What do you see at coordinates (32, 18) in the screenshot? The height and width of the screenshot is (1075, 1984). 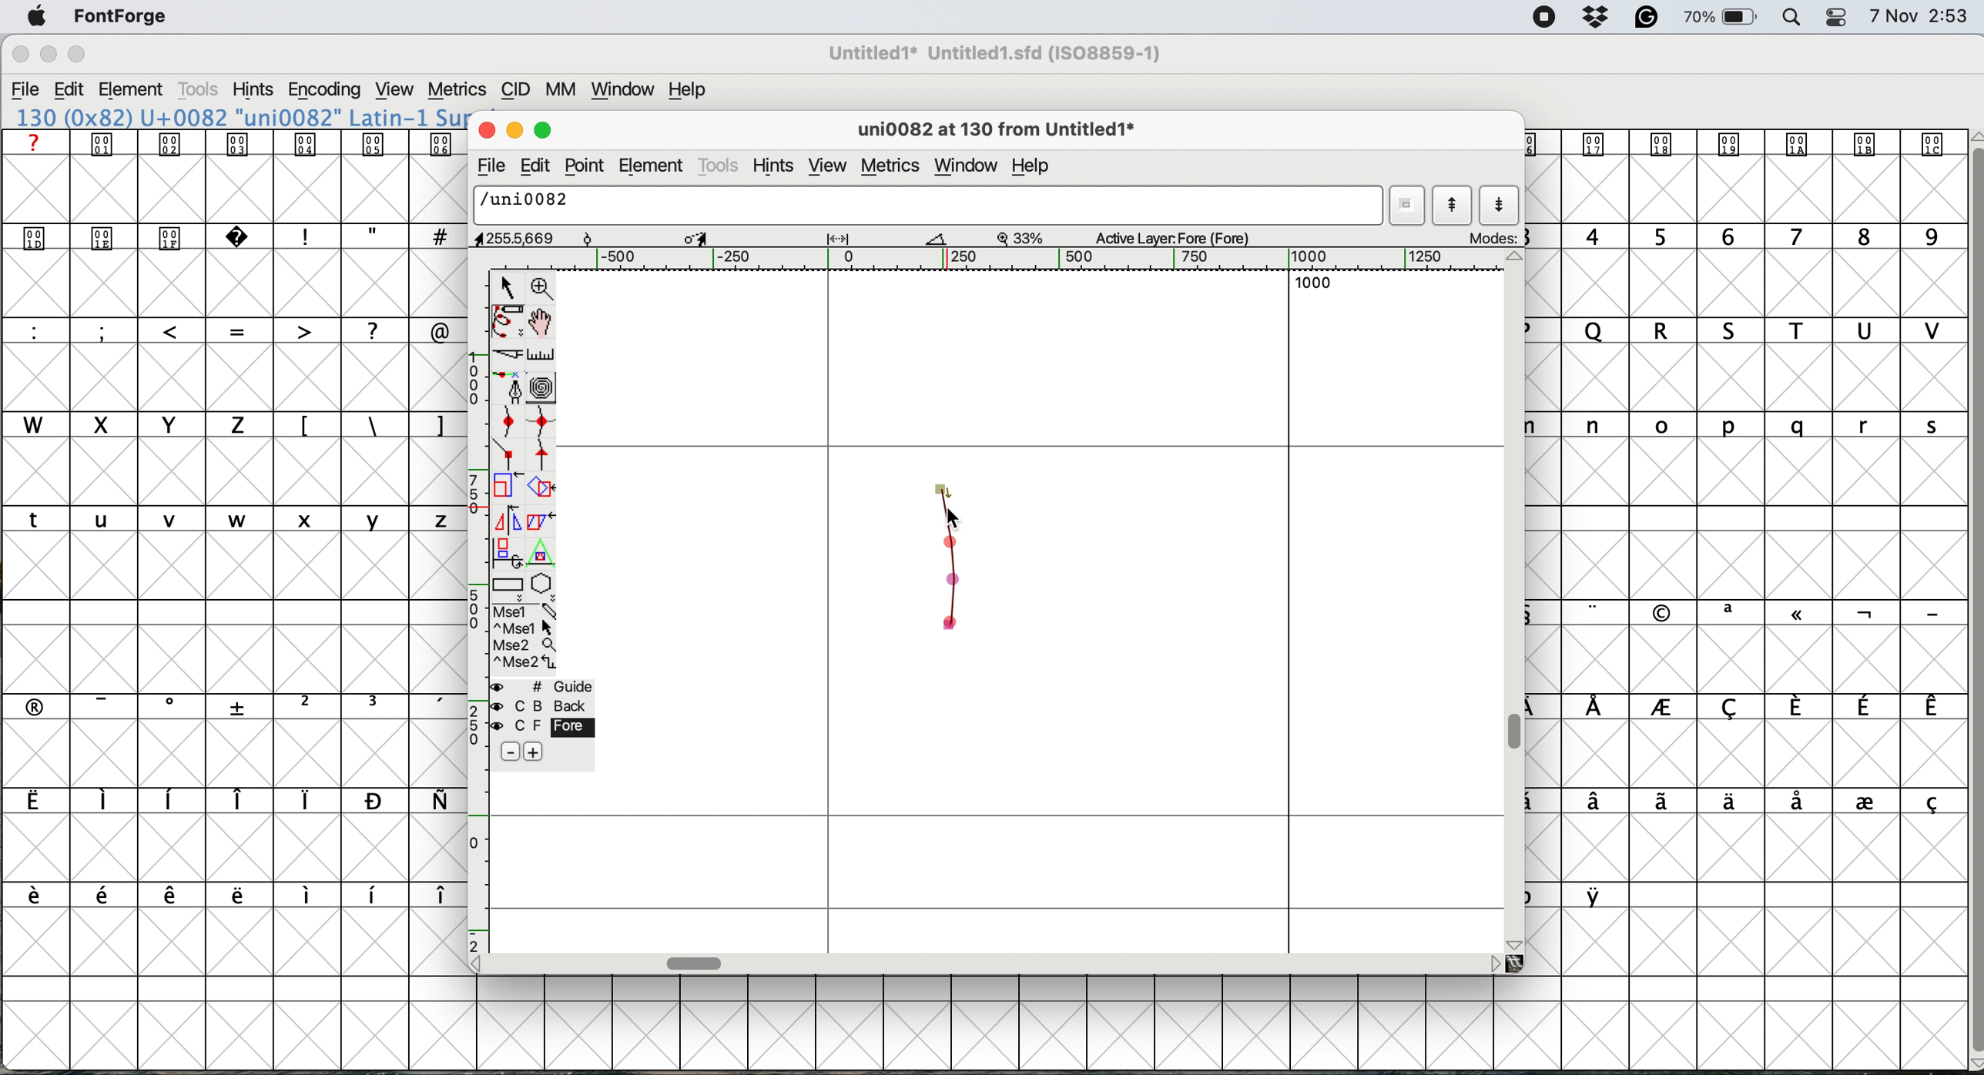 I see `system logo` at bounding box center [32, 18].